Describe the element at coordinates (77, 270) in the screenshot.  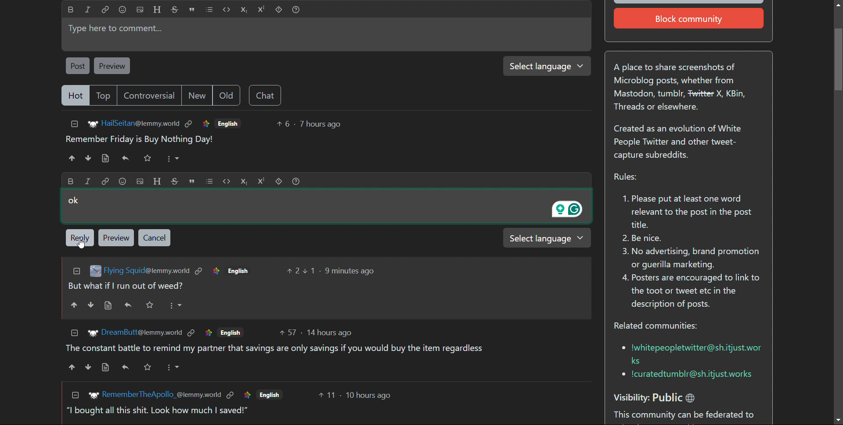
I see `collapse` at that location.